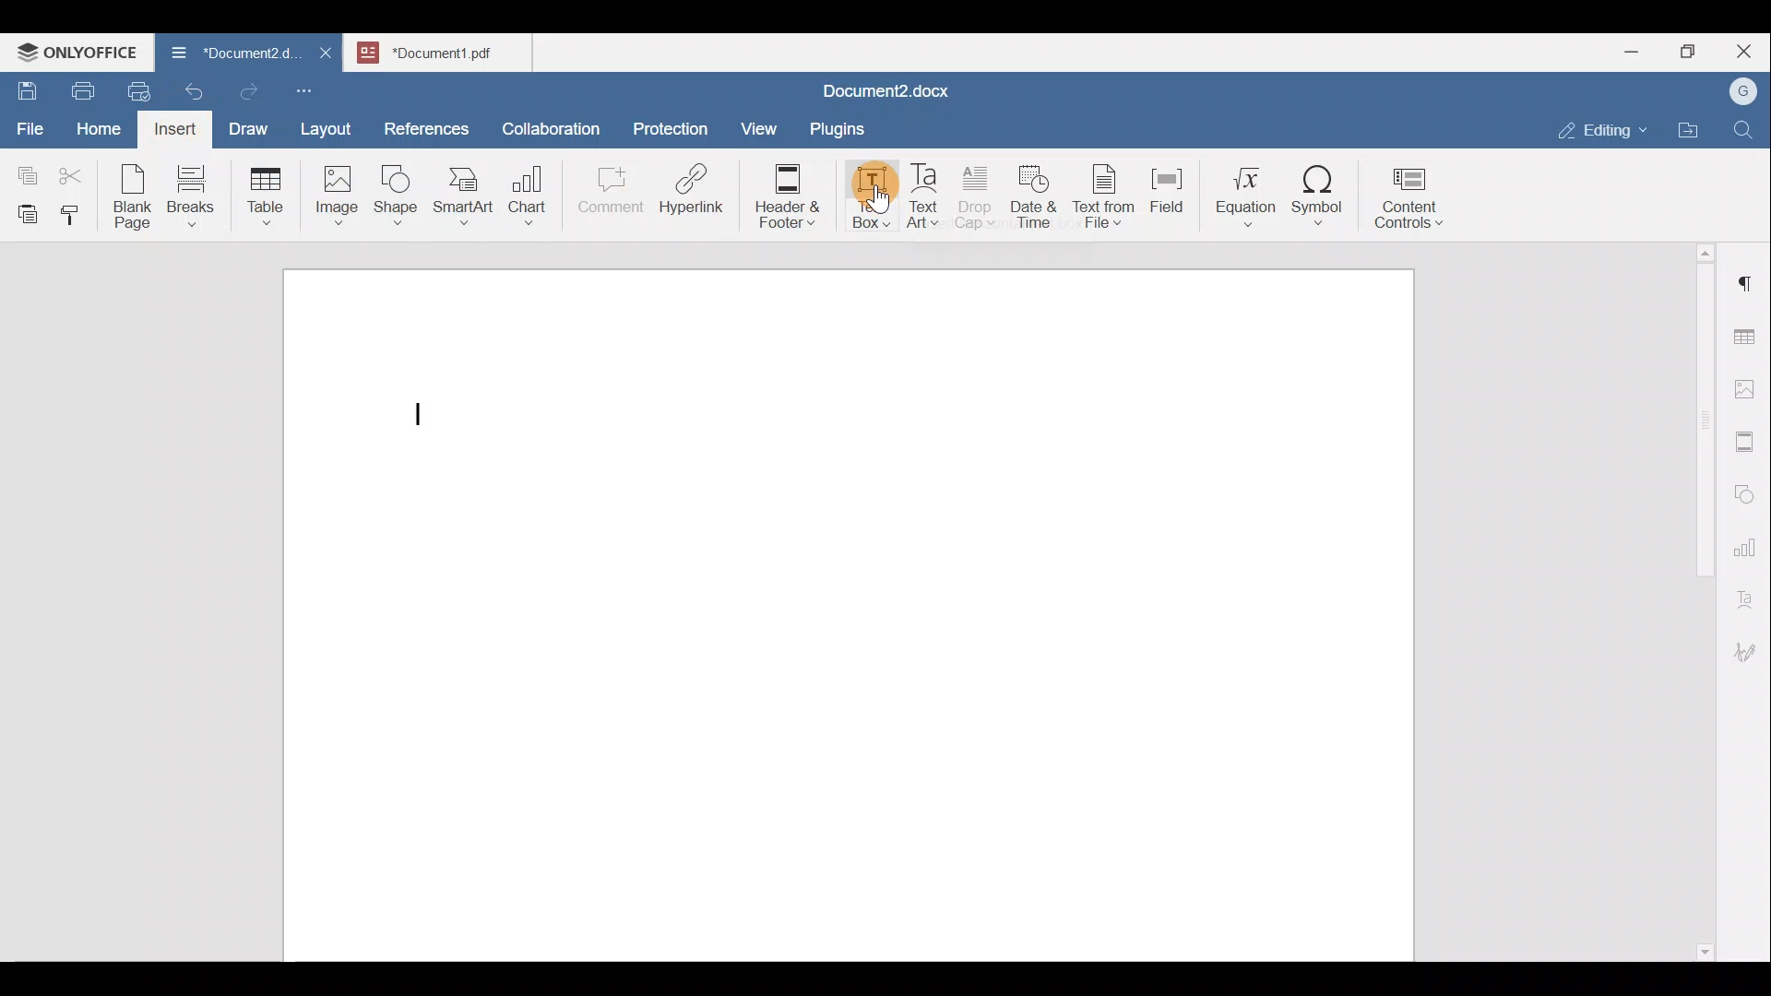  What do you see at coordinates (248, 92) in the screenshot?
I see `Redo` at bounding box center [248, 92].